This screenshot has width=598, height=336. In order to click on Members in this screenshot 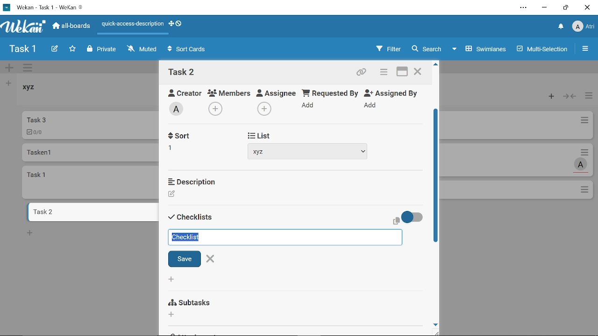, I will do `click(229, 92)`.